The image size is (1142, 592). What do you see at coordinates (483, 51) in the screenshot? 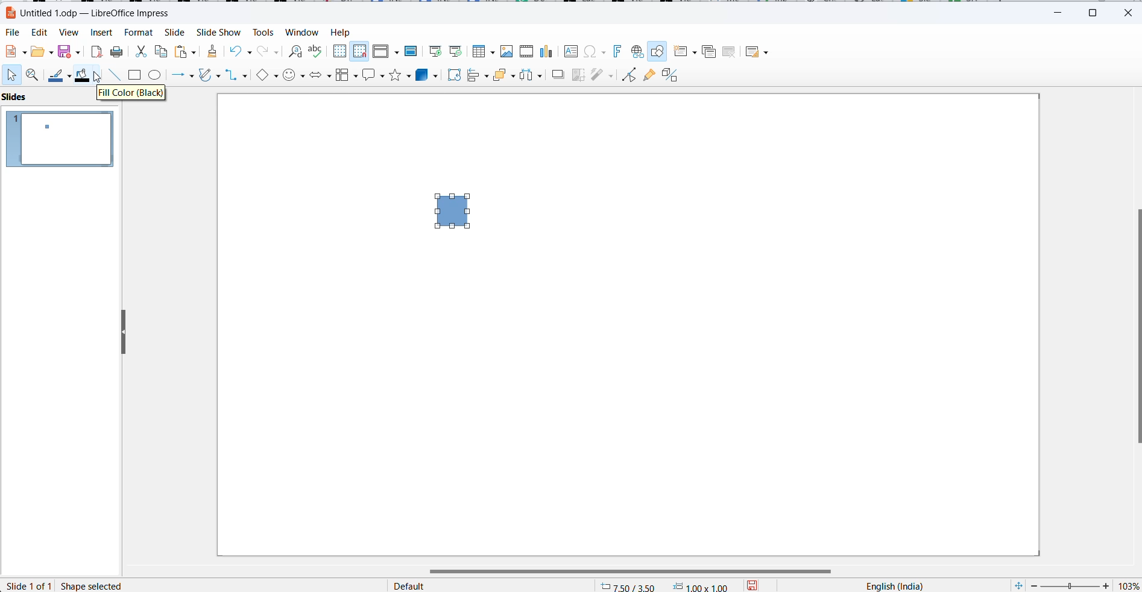
I see `Insert table` at bounding box center [483, 51].